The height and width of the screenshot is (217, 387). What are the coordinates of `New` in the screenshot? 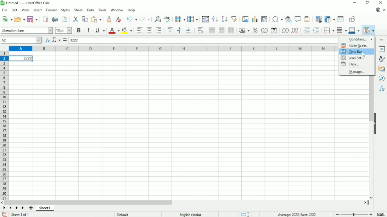 It's located at (7, 19).